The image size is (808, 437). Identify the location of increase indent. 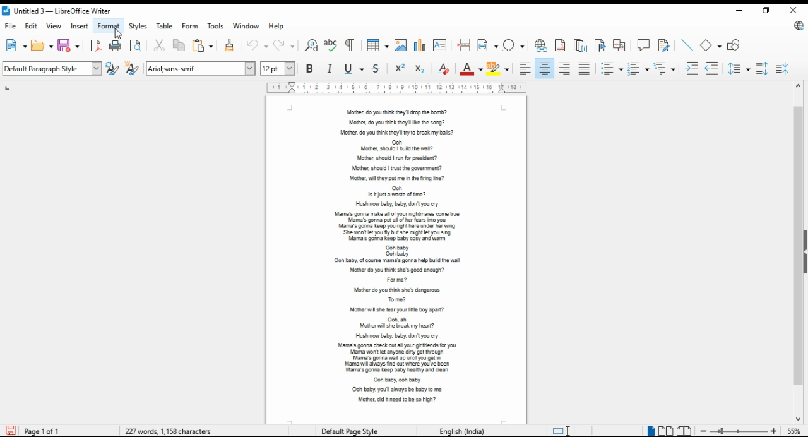
(691, 68).